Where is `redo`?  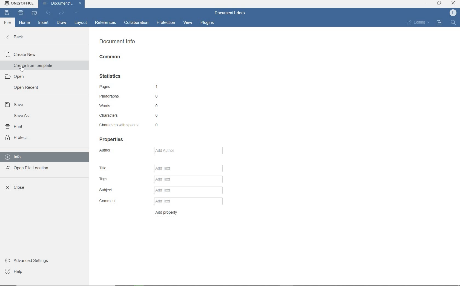 redo is located at coordinates (62, 13).